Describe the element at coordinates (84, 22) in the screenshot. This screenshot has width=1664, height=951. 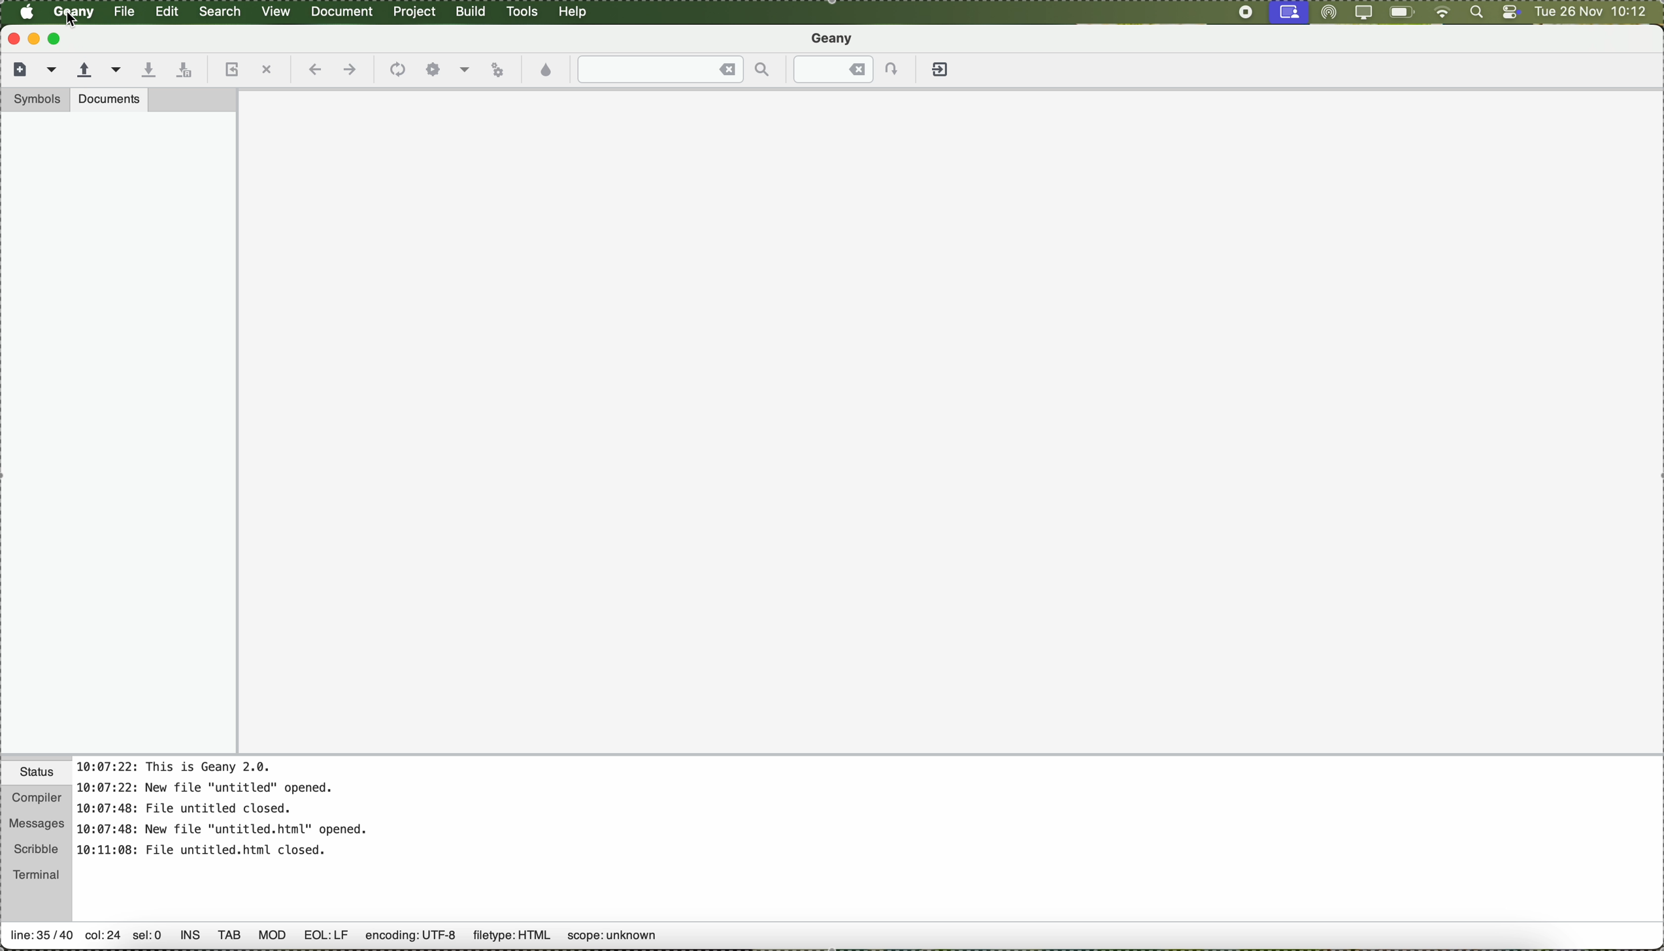
I see `Pointer` at that location.